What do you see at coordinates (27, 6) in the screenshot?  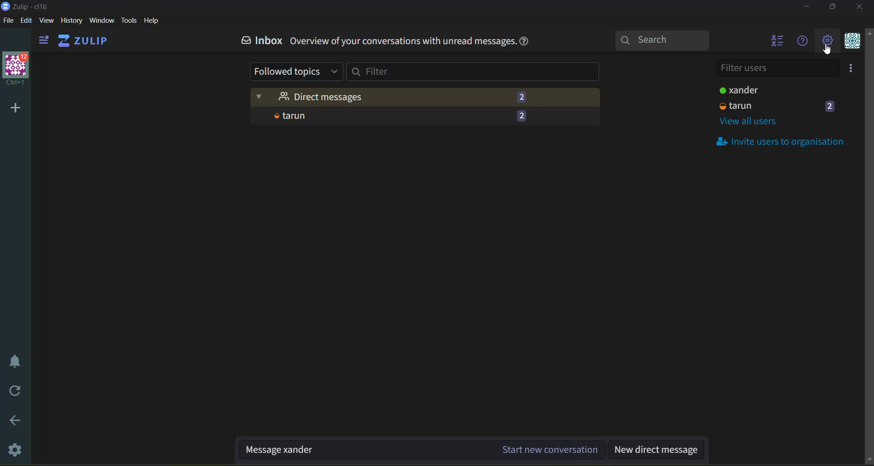 I see `application logo and name` at bounding box center [27, 6].